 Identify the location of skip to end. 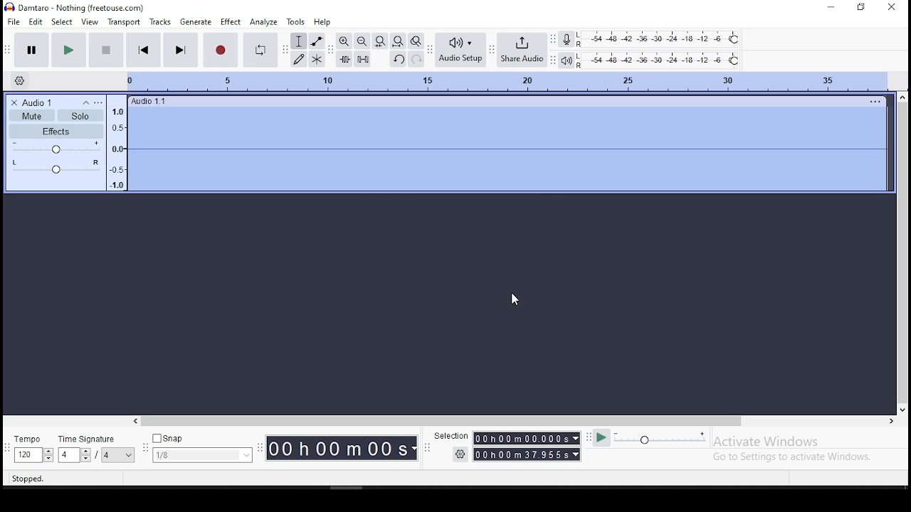
(181, 50).